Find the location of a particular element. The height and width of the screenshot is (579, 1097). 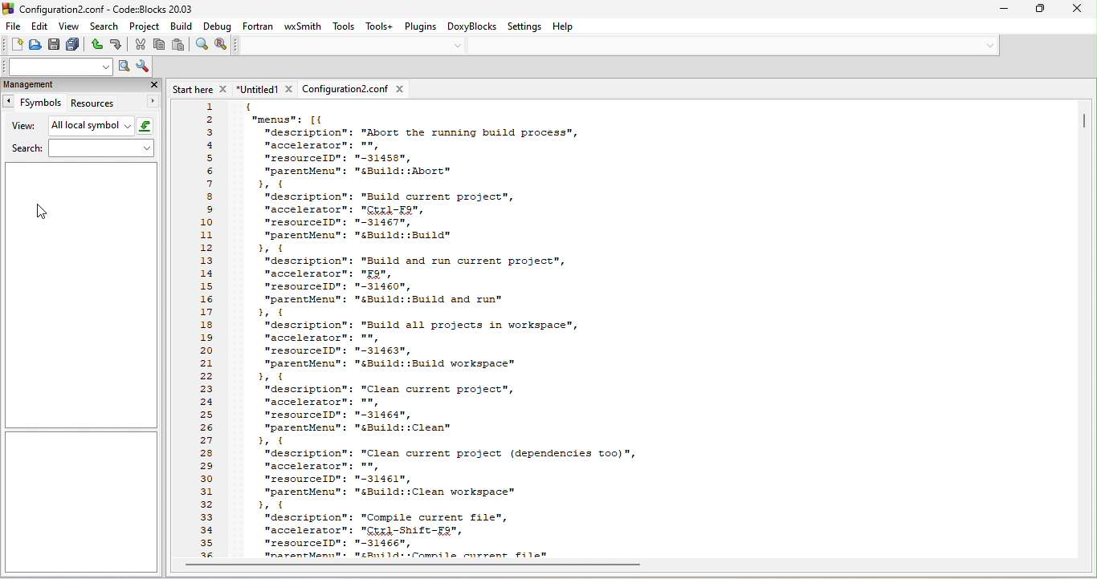

horizontal scroll bar is located at coordinates (413, 565).